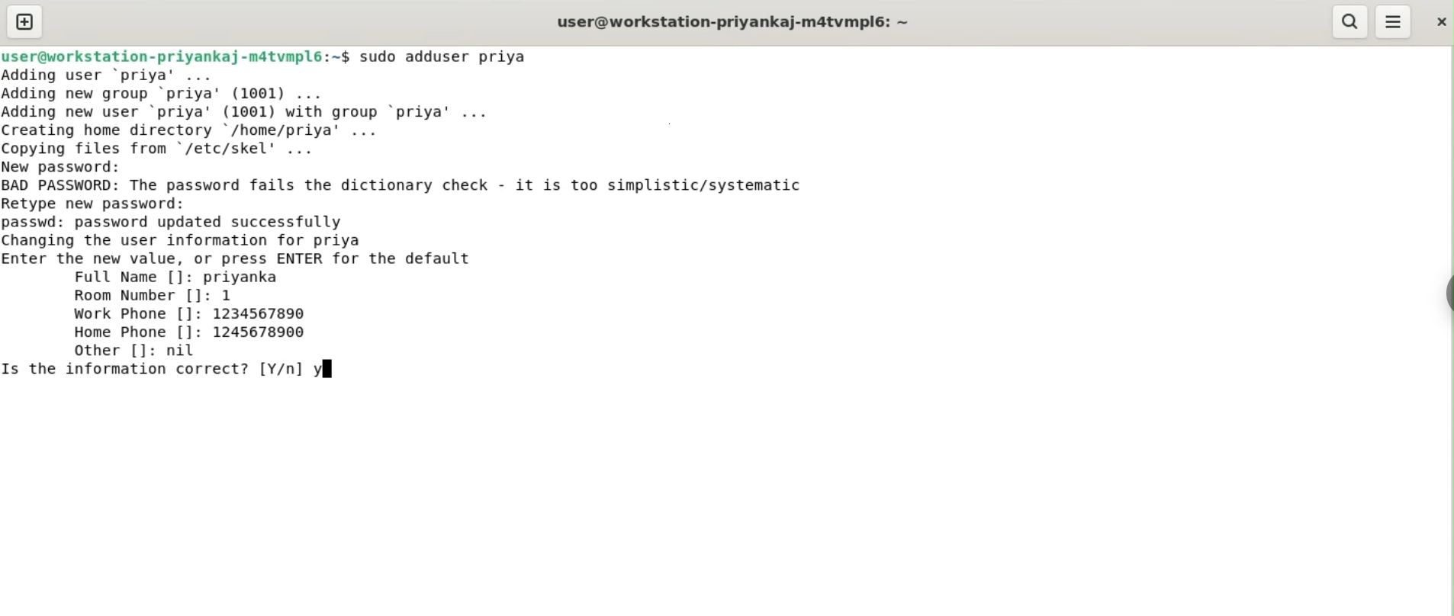 This screenshot has height=616, width=1454. Describe the element at coordinates (111, 350) in the screenshot. I see `other []:` at that location.